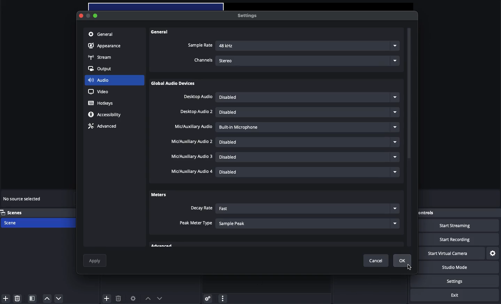  I want to click on Scenes, so click(16, 213).